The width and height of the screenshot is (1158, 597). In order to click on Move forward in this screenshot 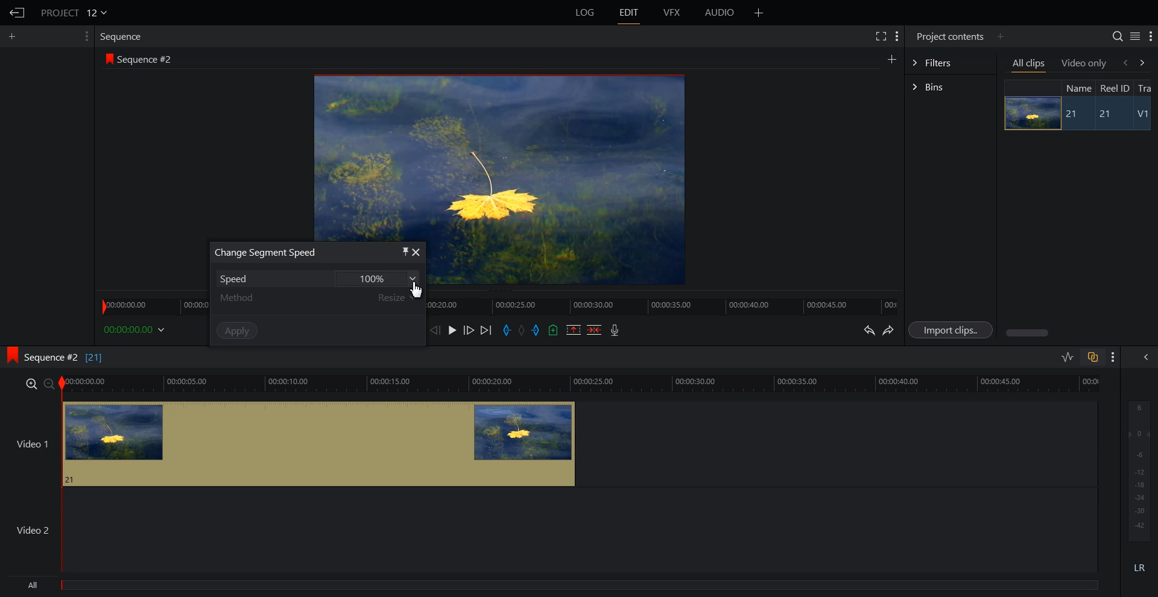, I will do `click(487, 330)`.